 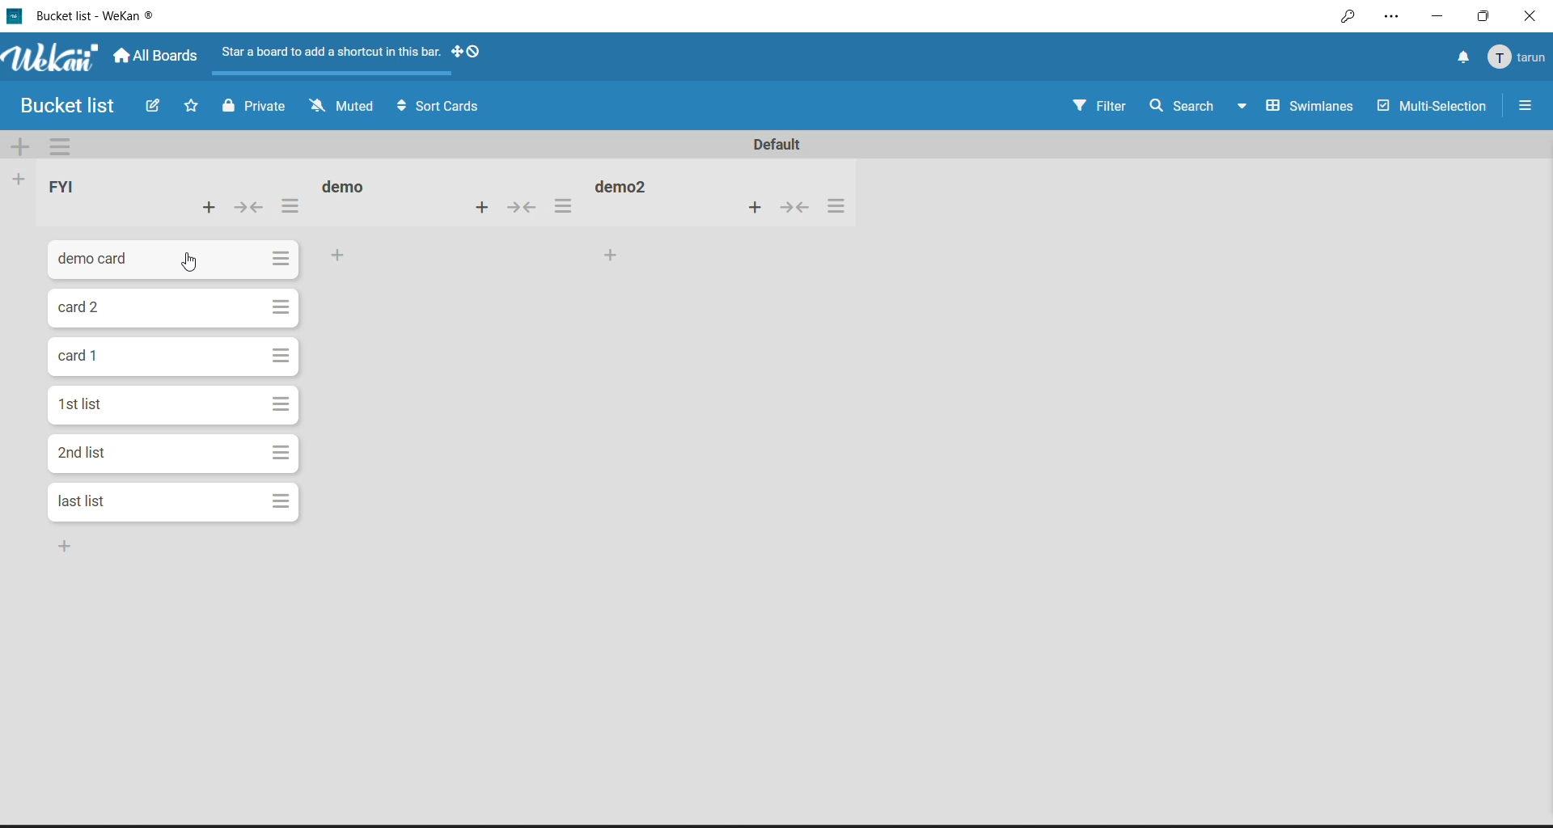 What do you see at coordinates (205, 208) in the screenshot?
I see `add card to top` at bounding box center [205, 208].